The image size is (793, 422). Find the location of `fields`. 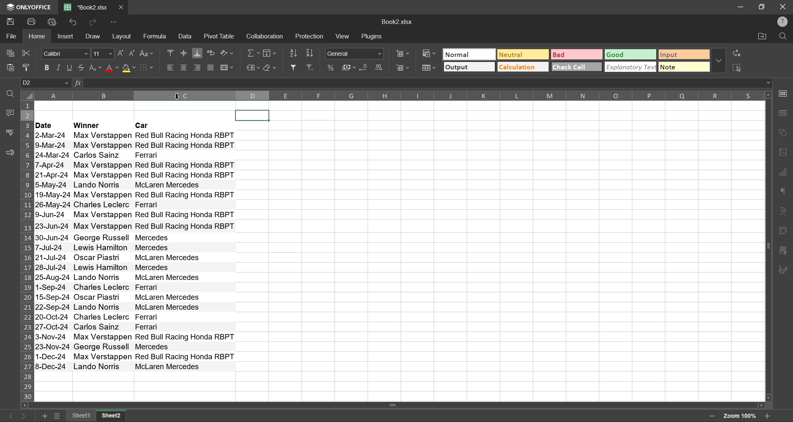

fields is located at coordinates (270, 53).